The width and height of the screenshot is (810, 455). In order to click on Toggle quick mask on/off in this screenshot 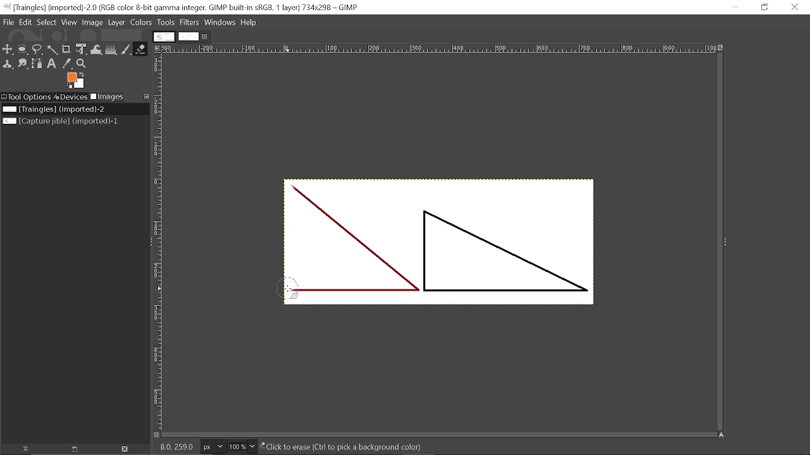, I will do `click(156, 435)`.